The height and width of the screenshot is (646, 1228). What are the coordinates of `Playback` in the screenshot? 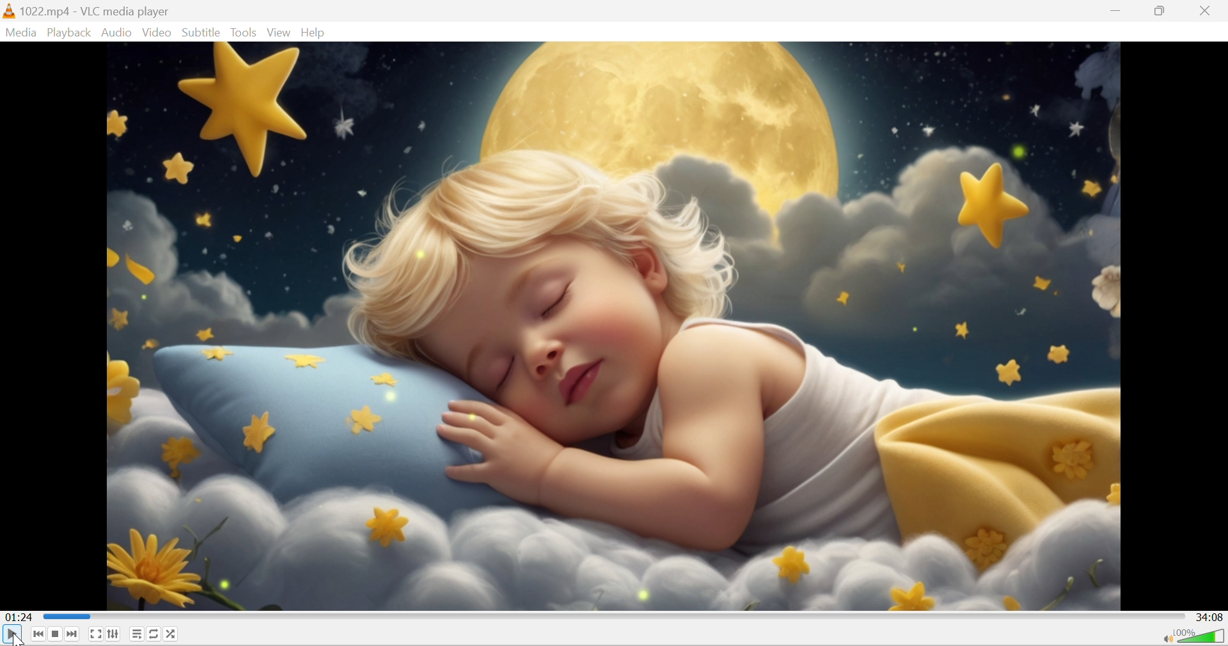 It's located at (70, 33).